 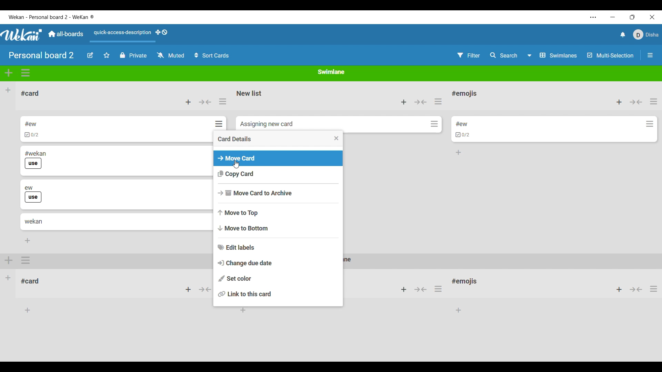 What do you see at coordinates (469, 55) in the screenshot?
I see `Filter` at bounding box center [469, 55].